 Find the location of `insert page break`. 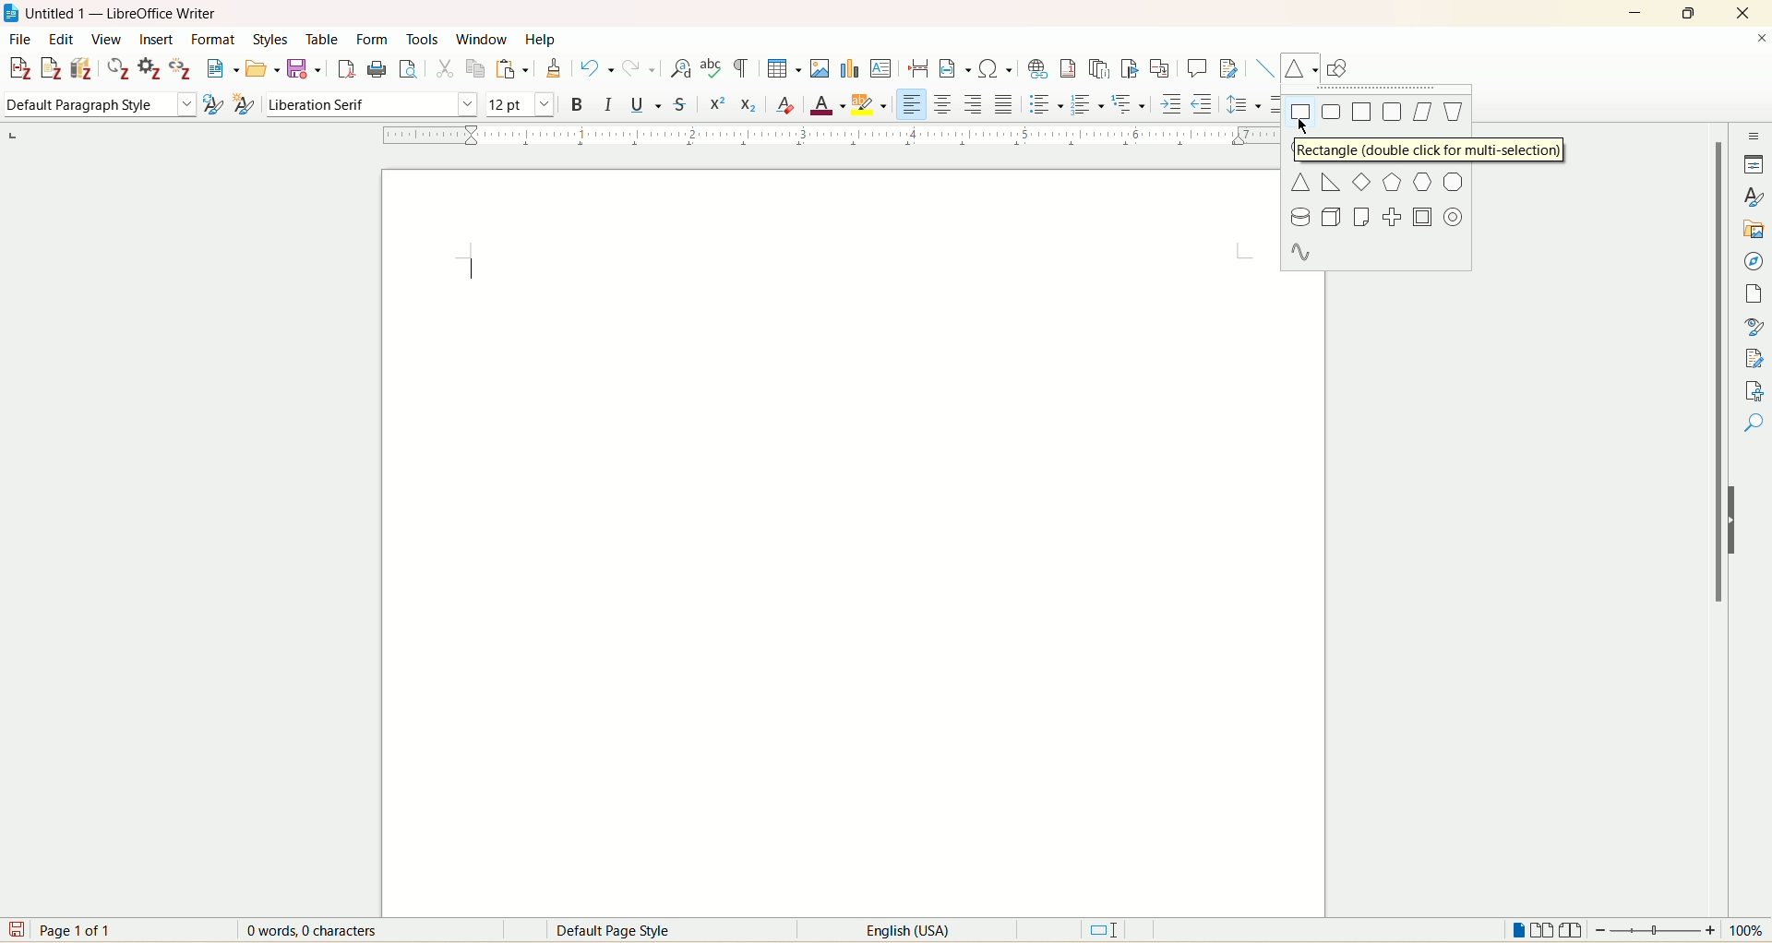

insert page break is located at coordinates (917, 67).